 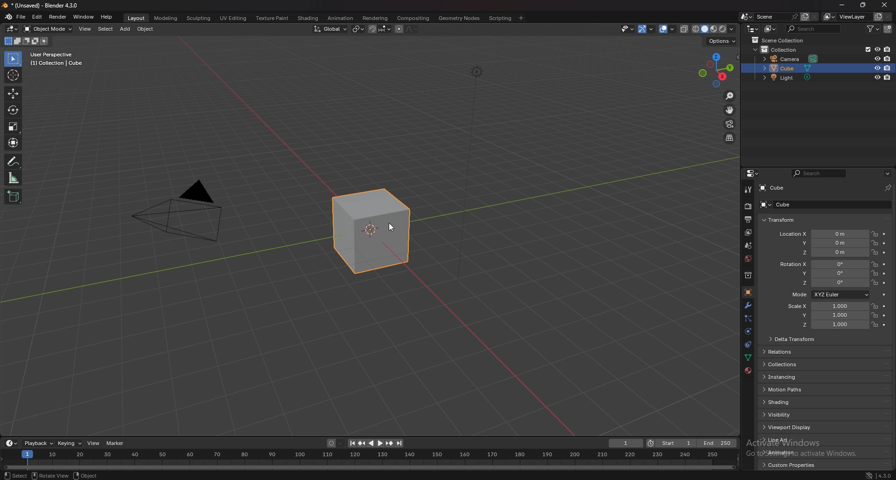 What do you see at coordinates (823, 243) in the screenshot?
I see `location y` at bounding box center [823, 243].